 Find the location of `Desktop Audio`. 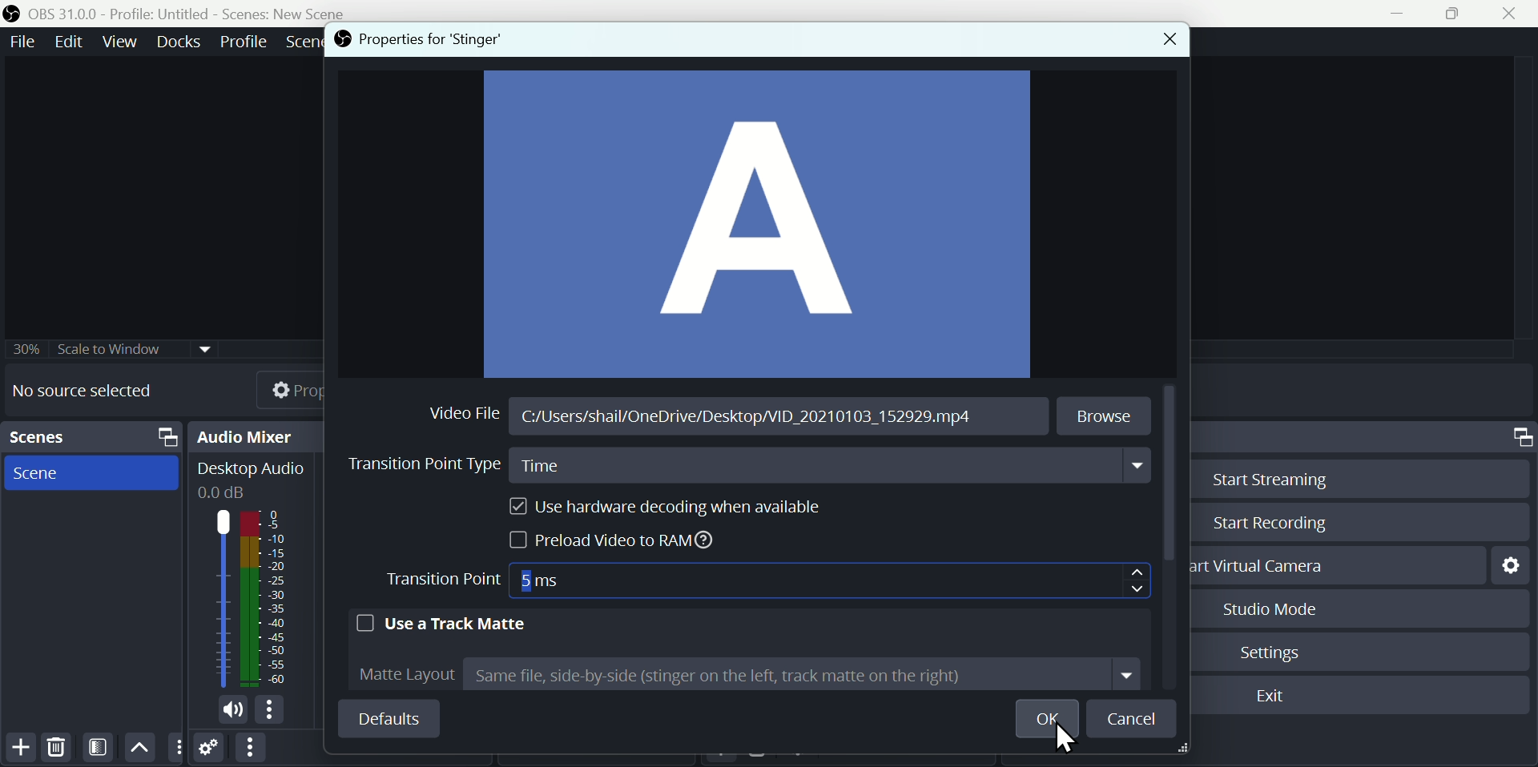

Desktop Audio is located at coordinates (249, 479).